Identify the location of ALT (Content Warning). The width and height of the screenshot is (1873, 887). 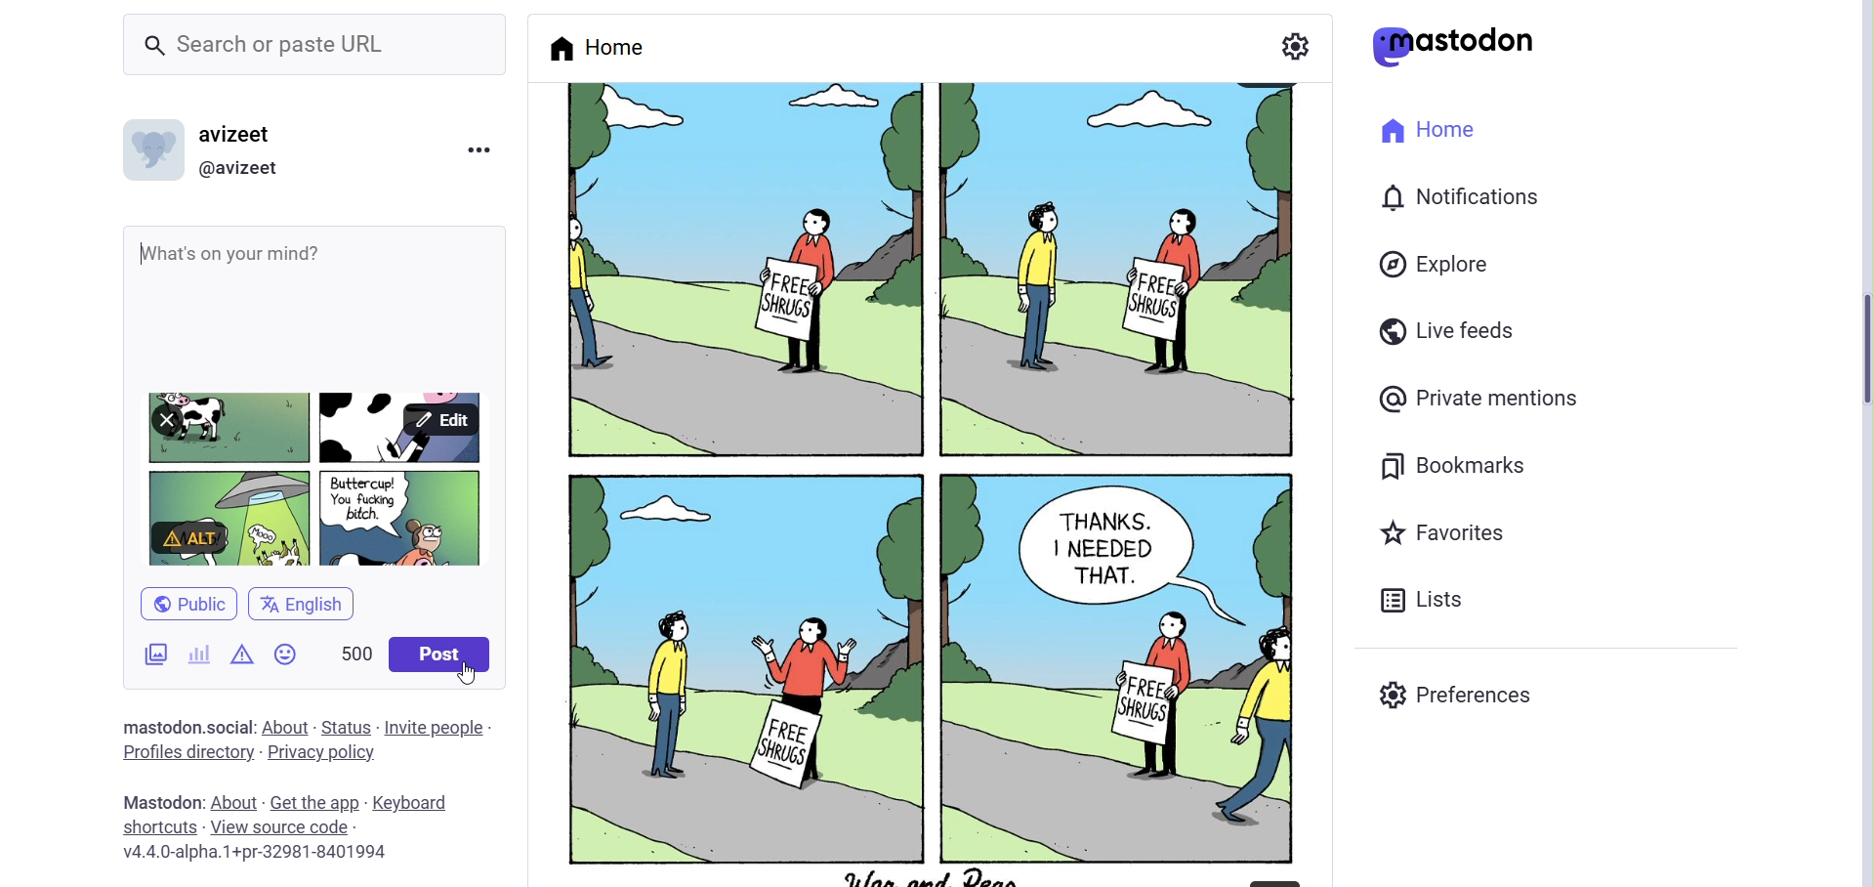
(188, 540).